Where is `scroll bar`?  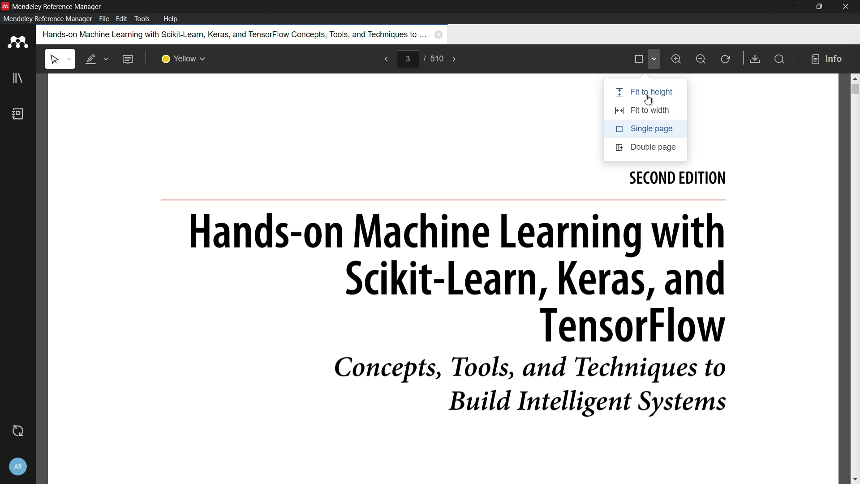
scroll bar is located at coordinates (855, 88).